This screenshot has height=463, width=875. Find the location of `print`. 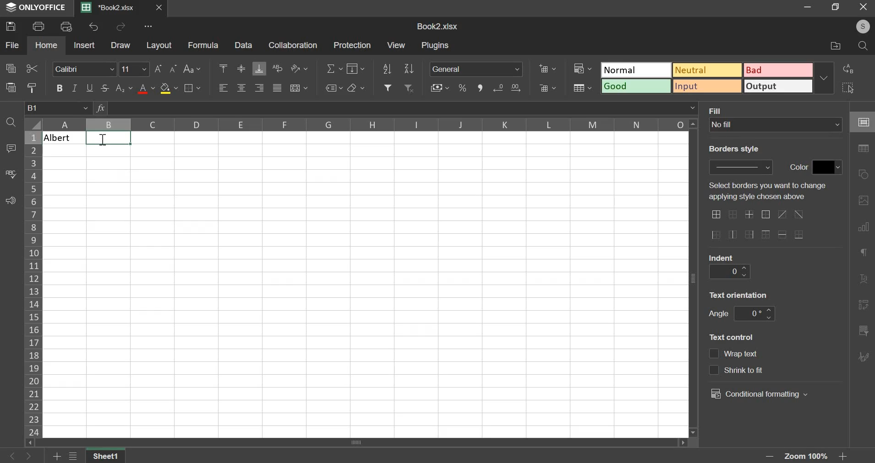

print is located at coordinates (39, 26).